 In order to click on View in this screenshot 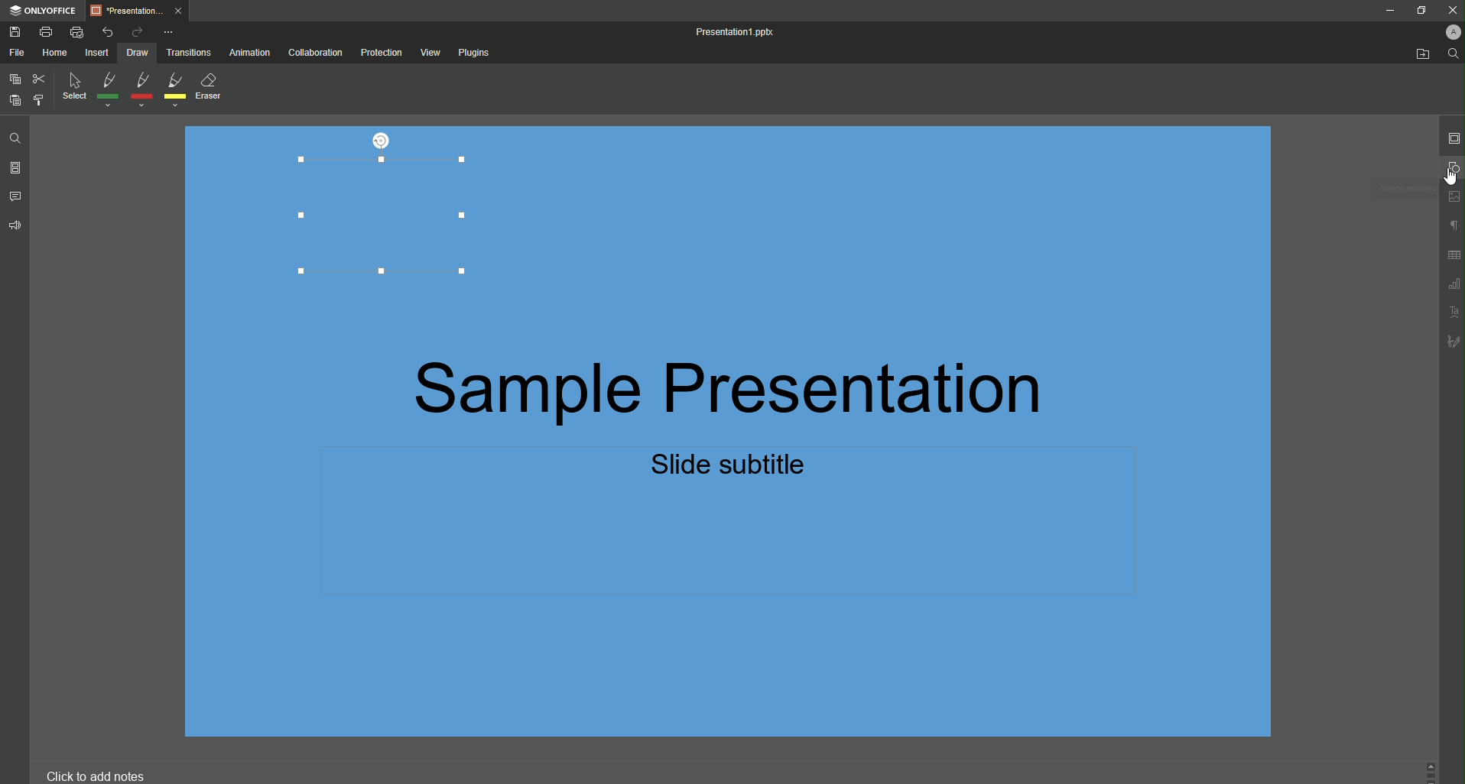, I will do `click(430, 52)`.